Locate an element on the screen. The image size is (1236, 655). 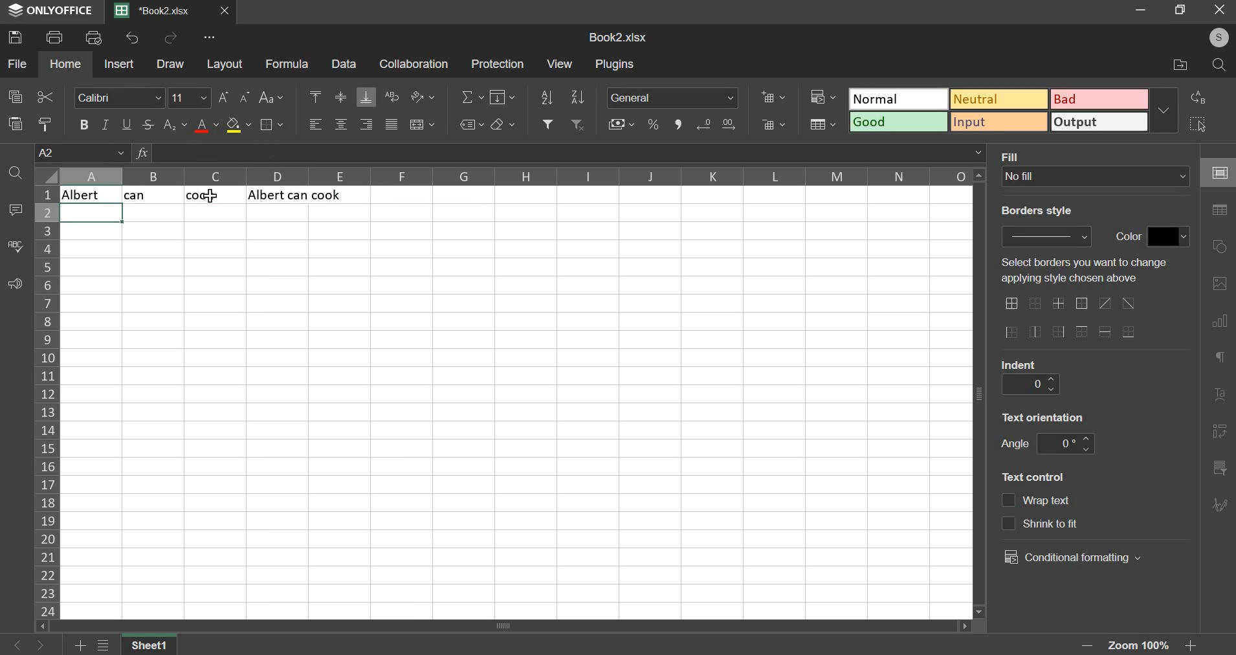
change case is located at coordinates (270, 98).